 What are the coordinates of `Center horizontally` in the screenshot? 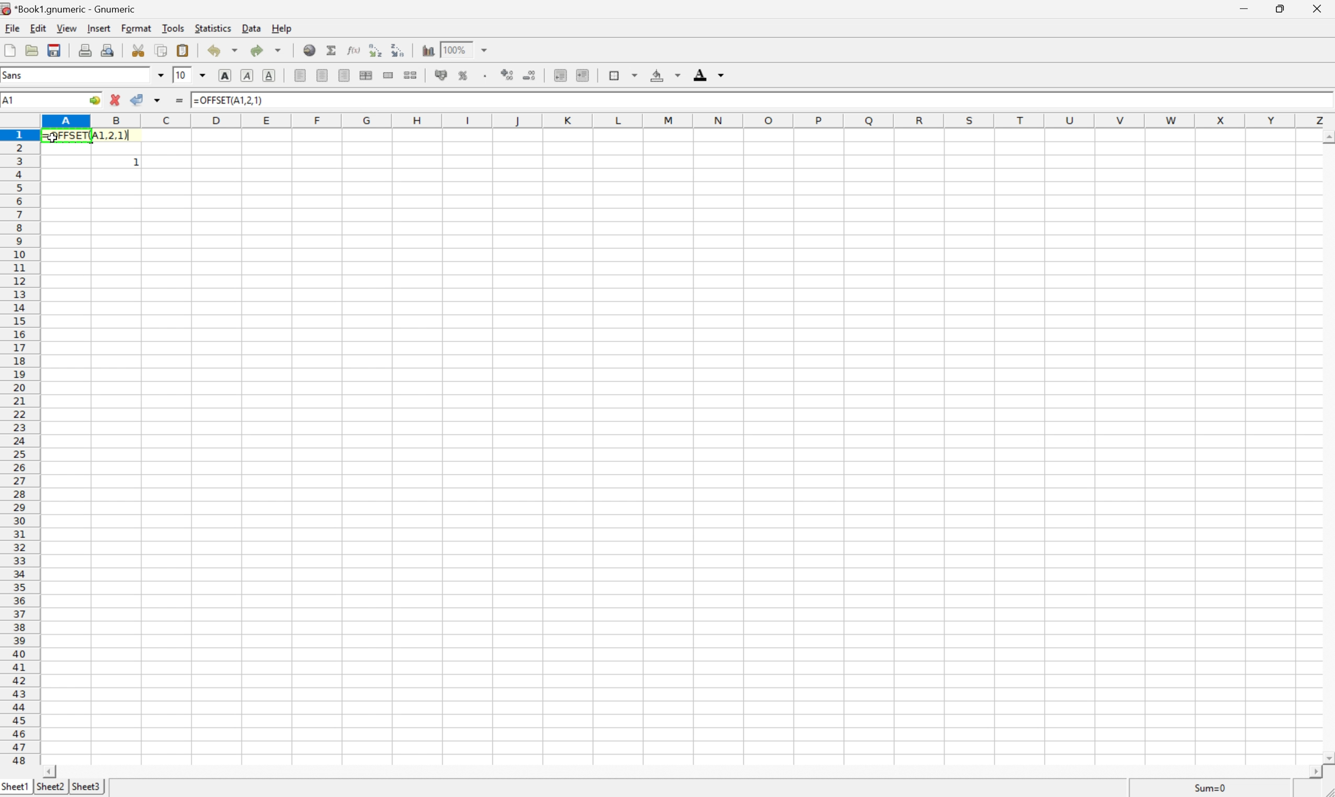 It's located at (321, 75).